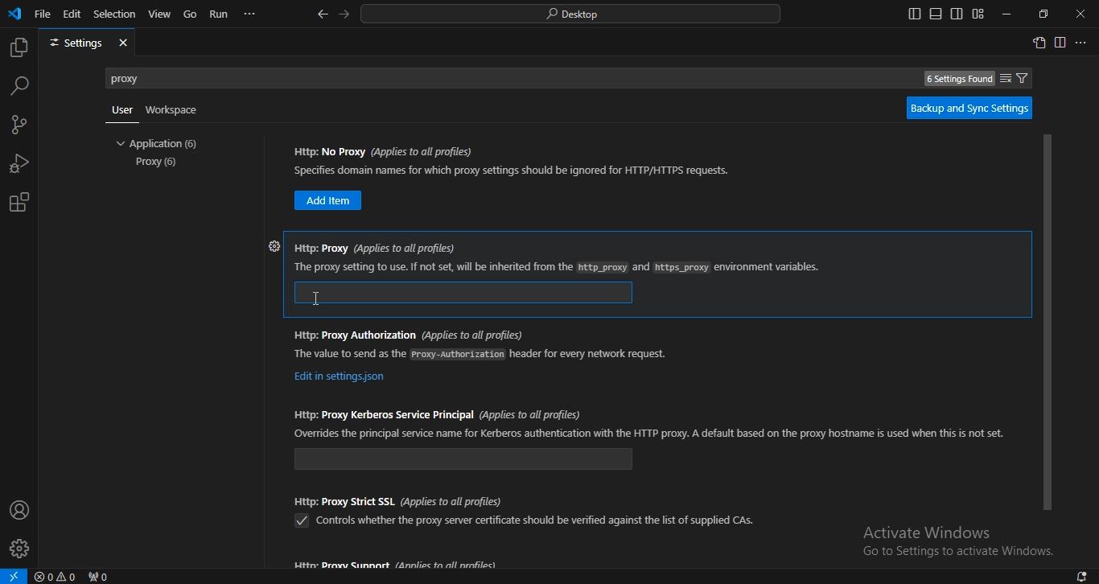  I want to click on Settings icon, so click(272, 245).